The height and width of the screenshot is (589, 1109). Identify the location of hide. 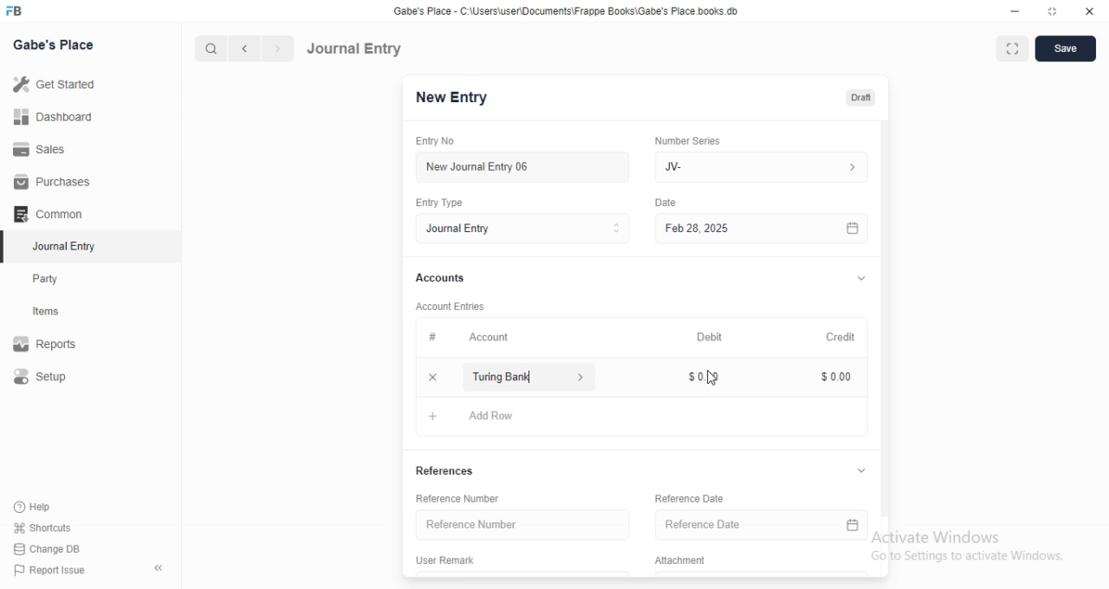
(155, 569).